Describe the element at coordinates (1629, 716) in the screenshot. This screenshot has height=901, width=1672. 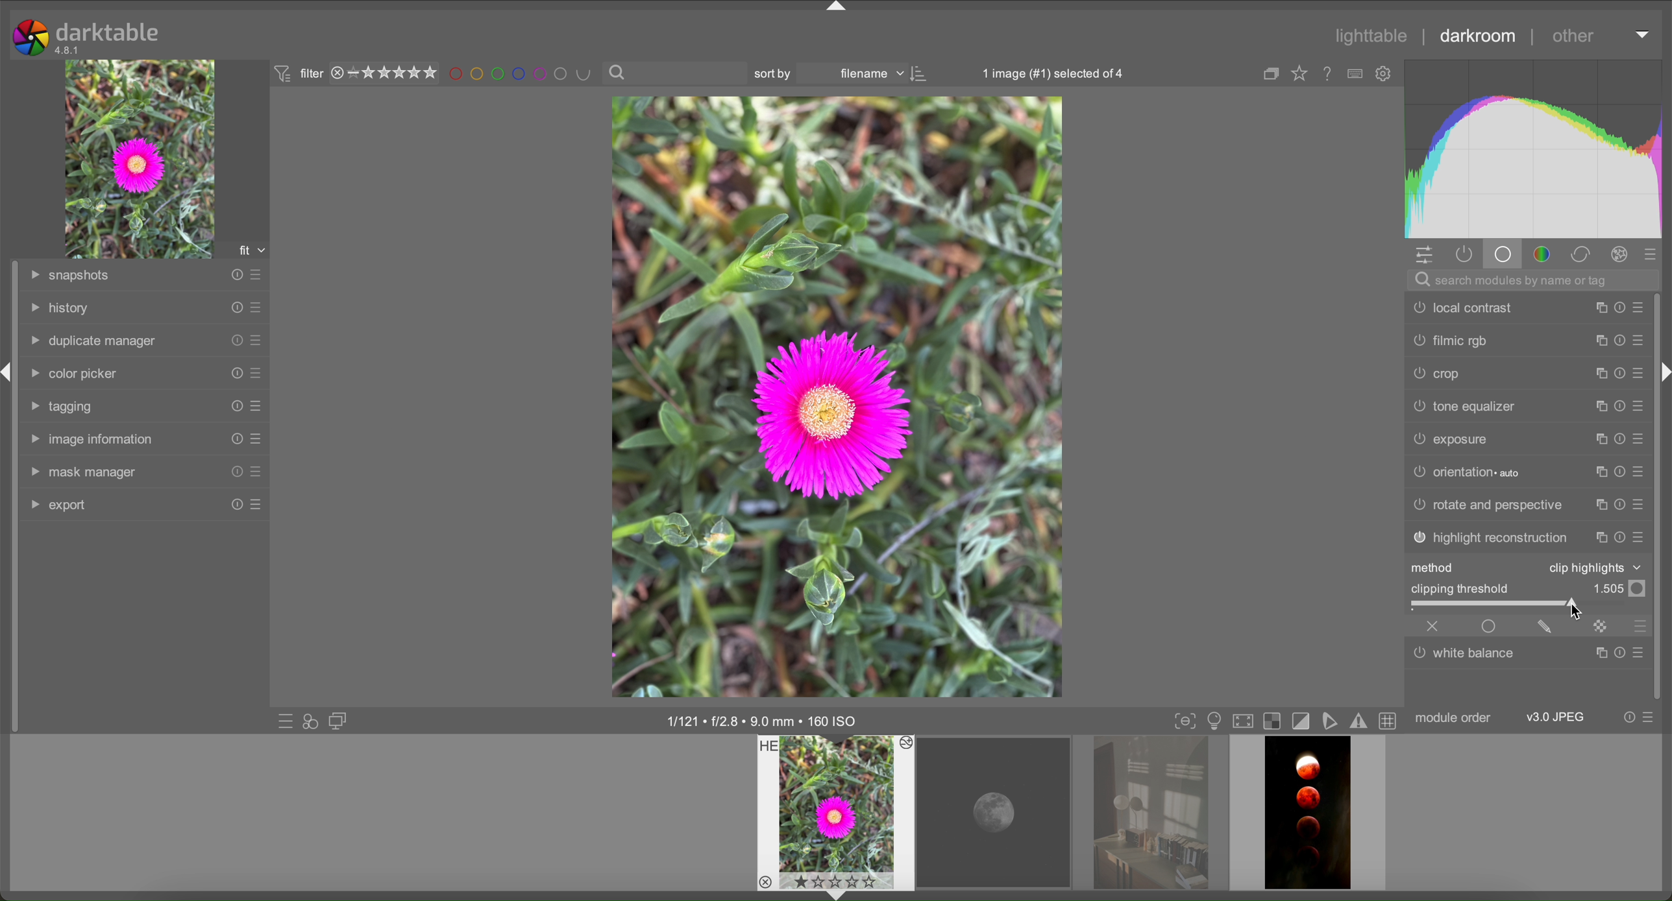
I see `reset presets` at that location.